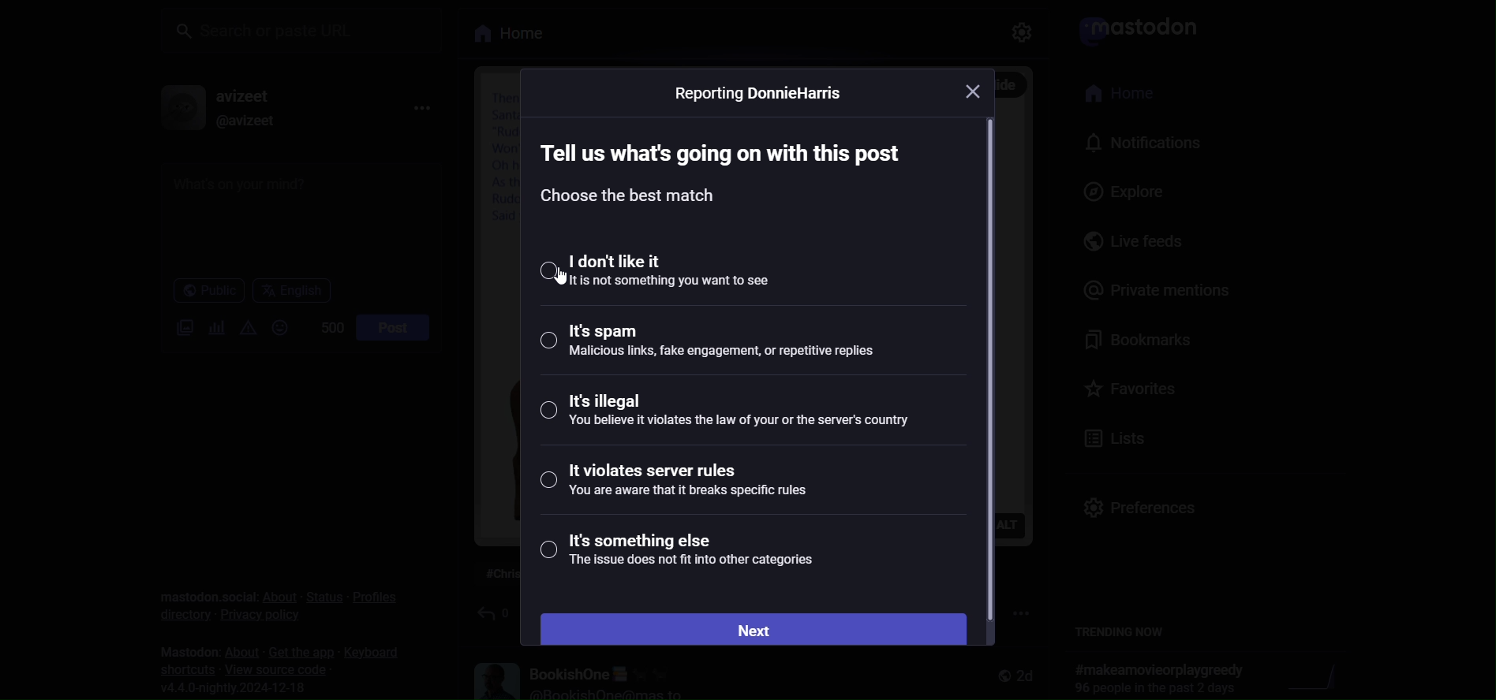  What do you see at coordinates (375, 596) in the screenshot?
I see `profiles` at bounding box center [375, 596].